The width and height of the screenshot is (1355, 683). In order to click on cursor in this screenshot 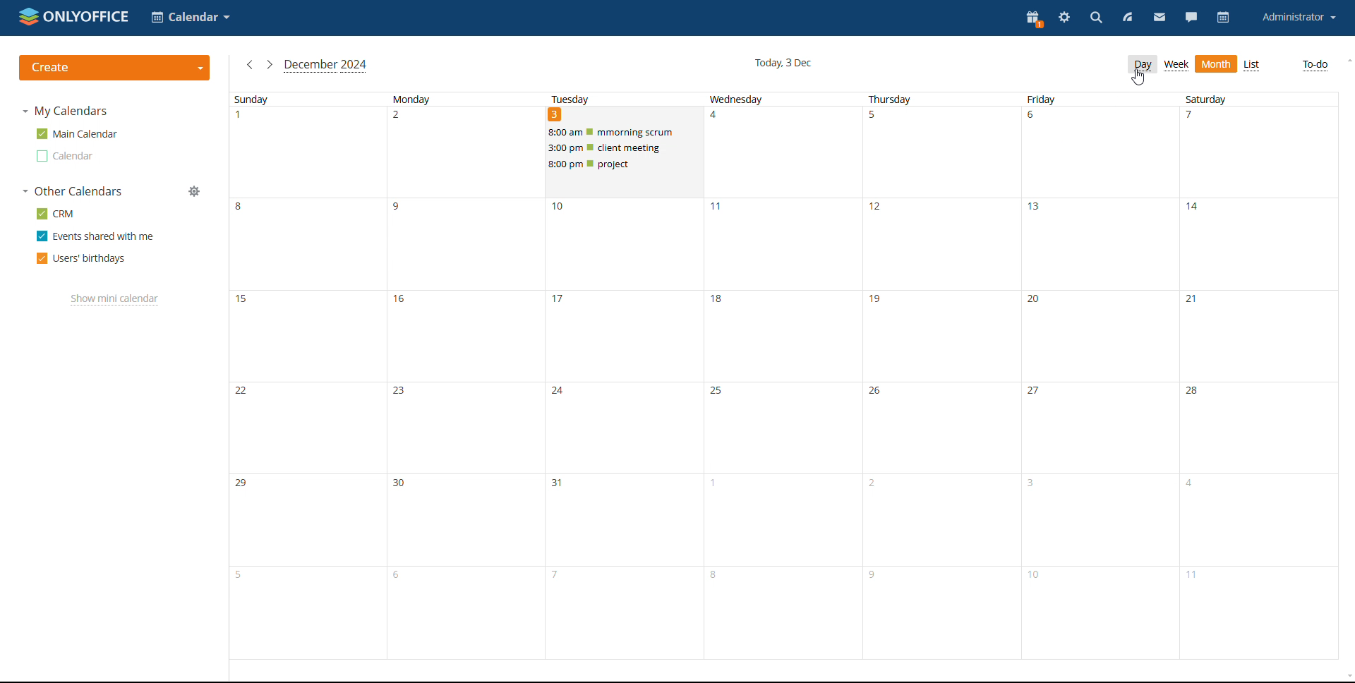, I will do `click(1138, 78)`.